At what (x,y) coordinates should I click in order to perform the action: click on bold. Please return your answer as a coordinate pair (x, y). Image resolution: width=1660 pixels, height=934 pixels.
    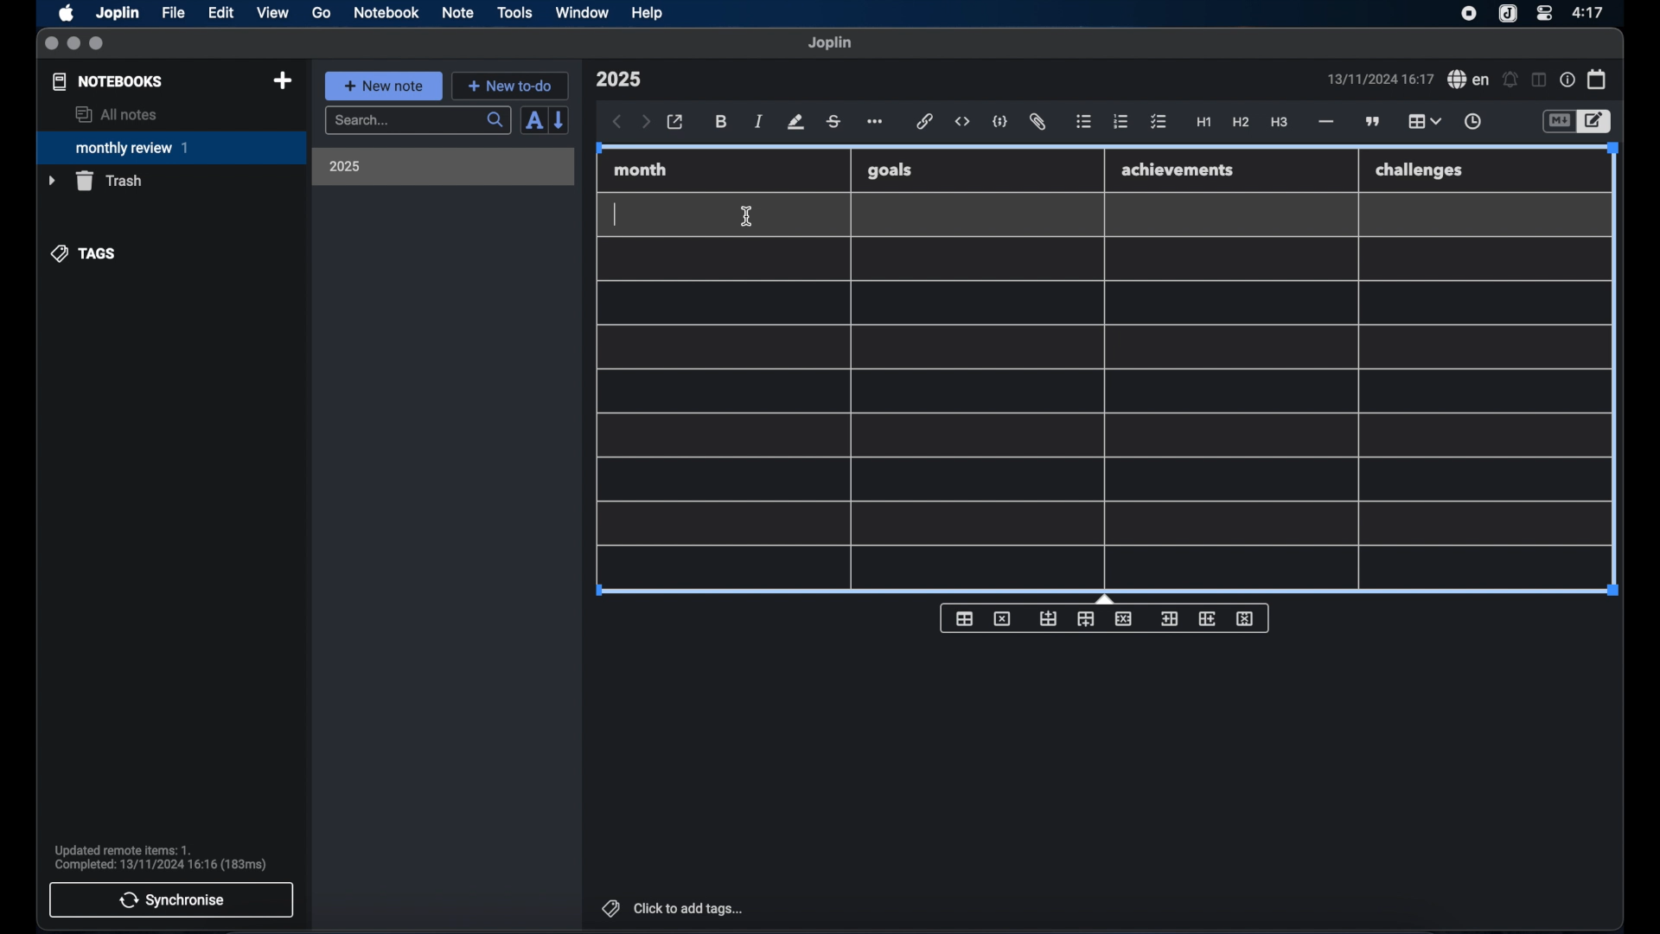
    Looking at the image, I should click on (723, 122).